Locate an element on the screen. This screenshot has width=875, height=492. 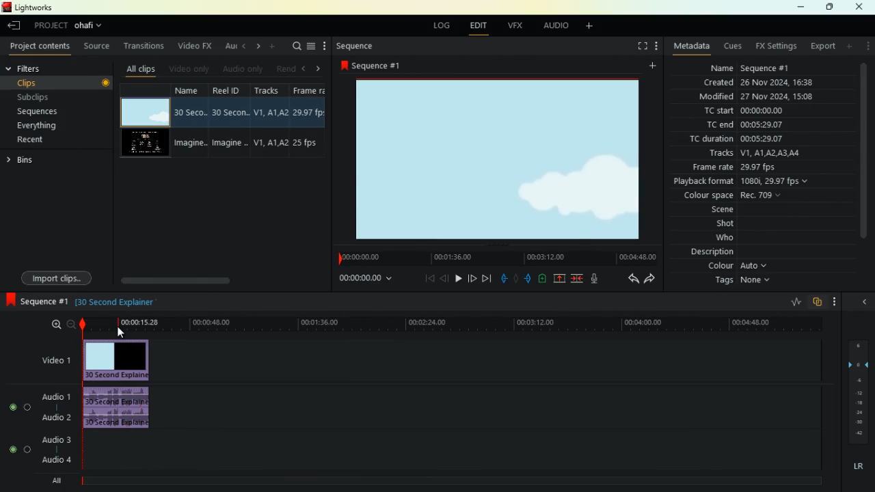
created is located at coordinates (721, 82).